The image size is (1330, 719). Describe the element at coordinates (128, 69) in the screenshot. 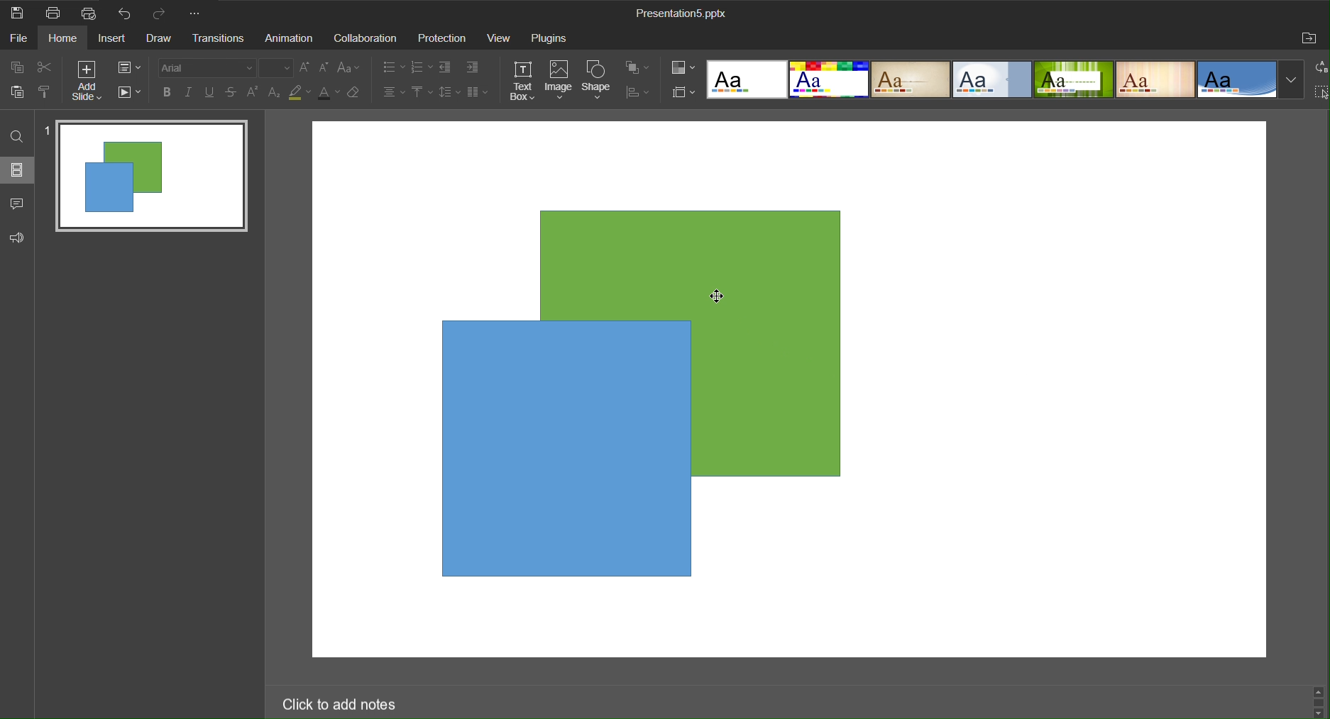

I see `Slide Settings` at that location.